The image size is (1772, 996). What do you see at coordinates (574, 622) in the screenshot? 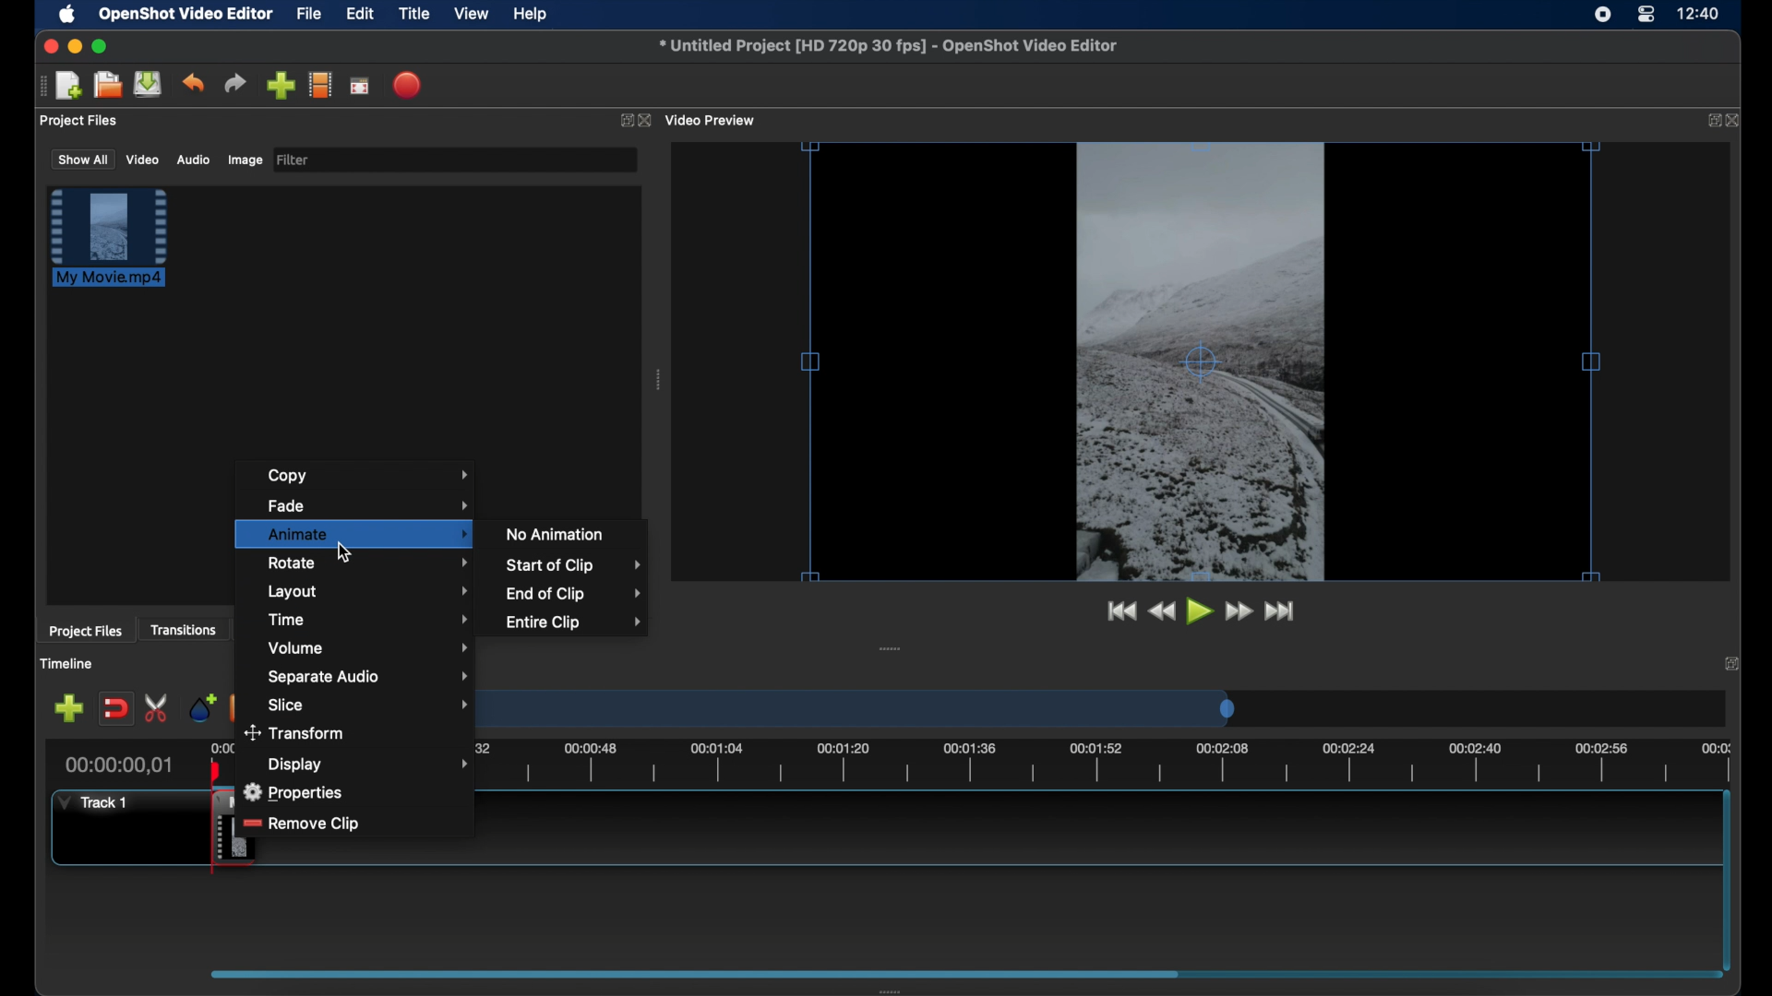
I see `entire clip menu` at bounding box center [574, 622].